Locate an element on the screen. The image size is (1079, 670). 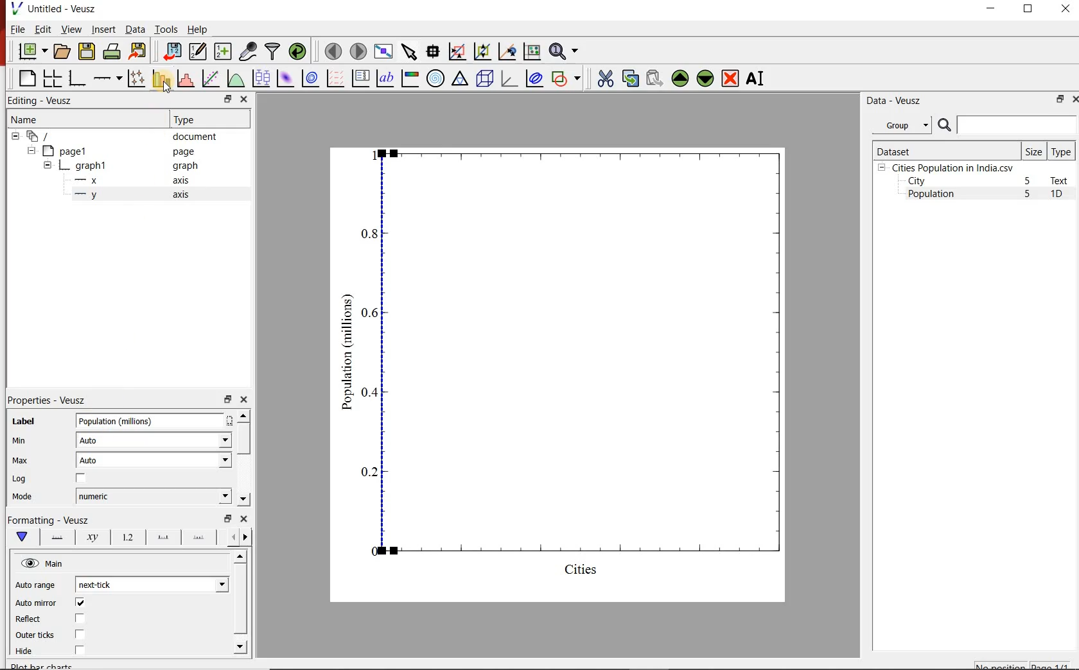
new document is located at coordinates (30, 52).